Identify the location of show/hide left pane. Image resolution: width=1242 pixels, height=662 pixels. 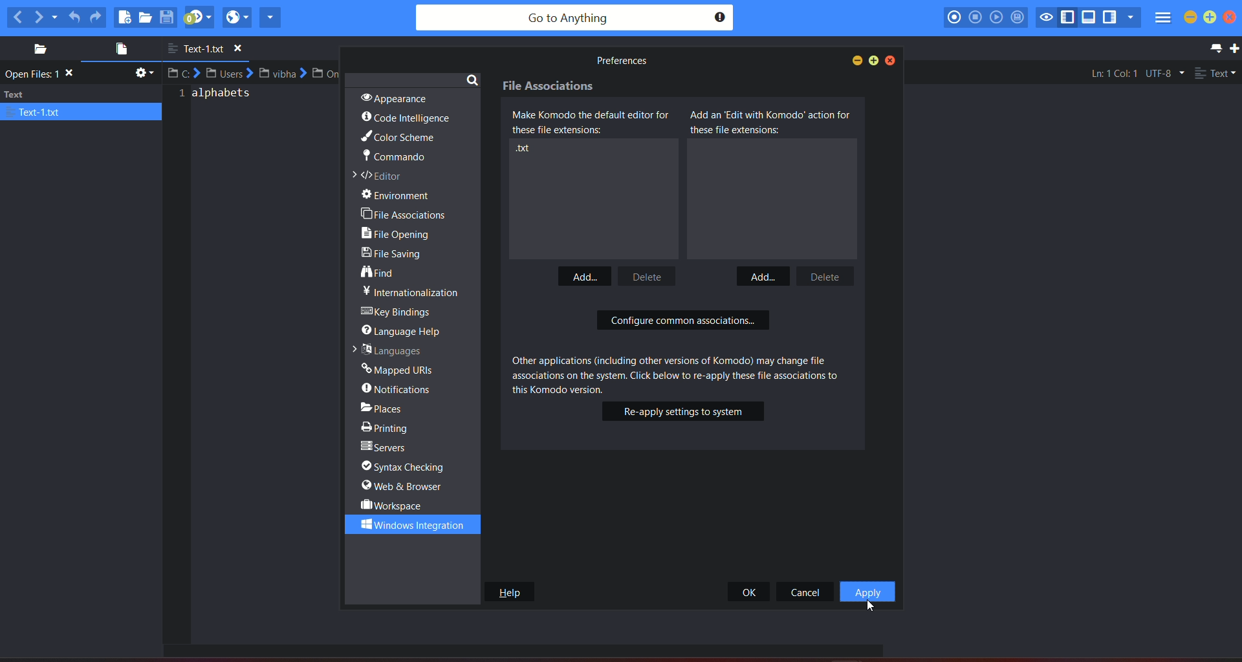
(1070, 17).